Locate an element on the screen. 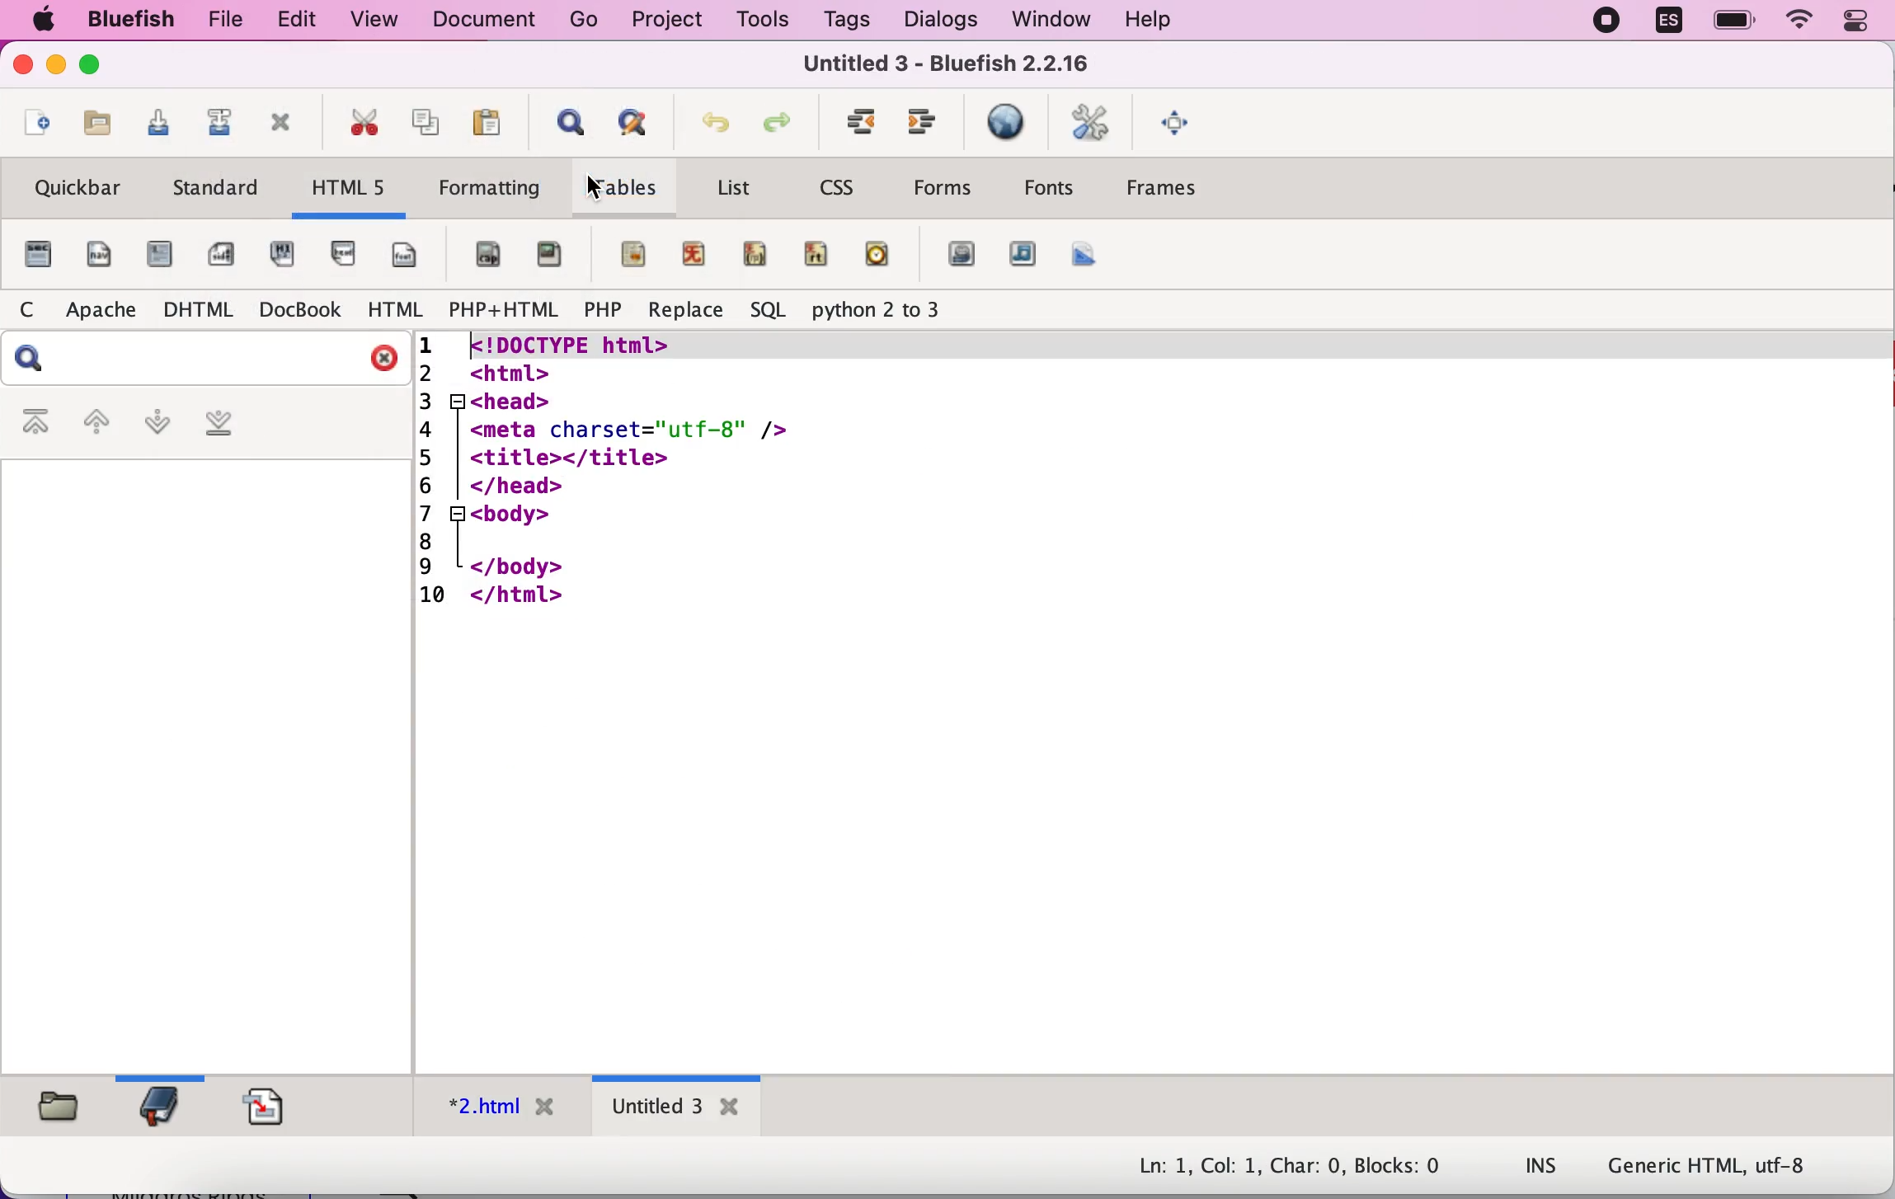 Image resolution: width=1895 pixels, height=1199 pixels. php is located at coordinates (604, 310).